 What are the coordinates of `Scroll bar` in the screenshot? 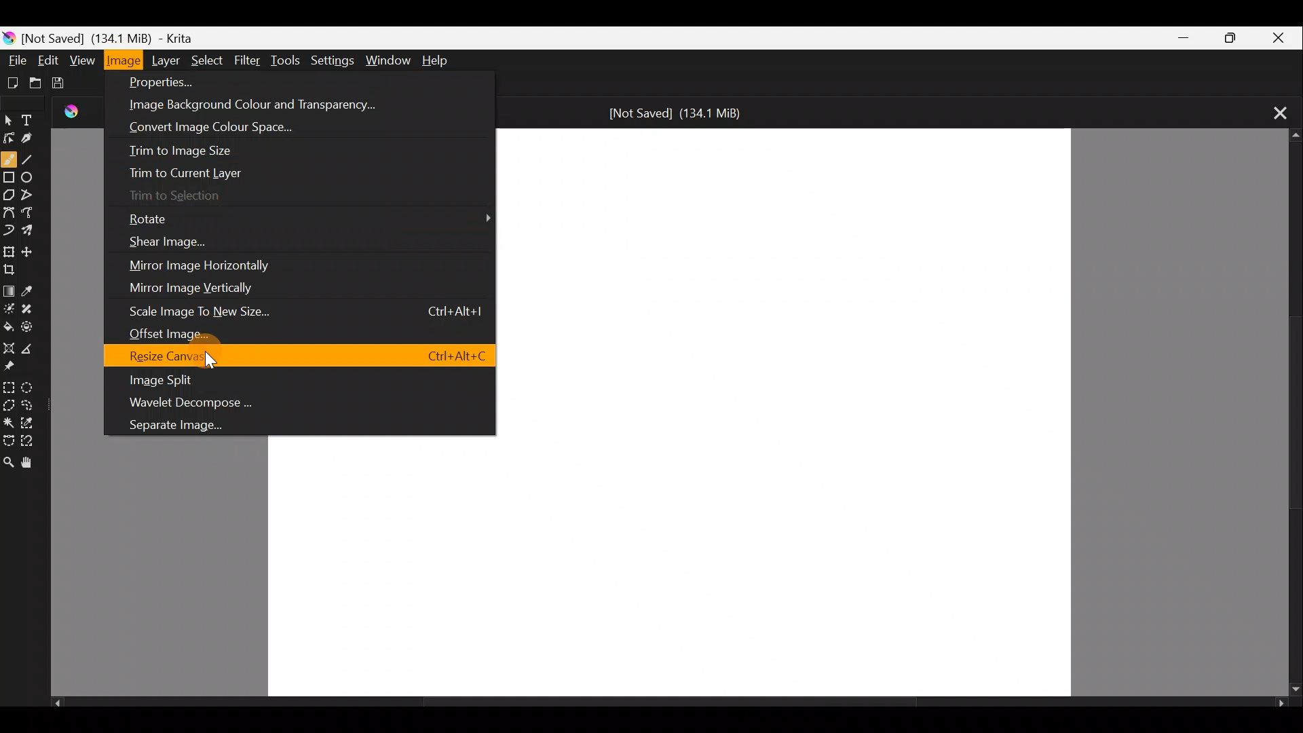 It's located at (669, 706).